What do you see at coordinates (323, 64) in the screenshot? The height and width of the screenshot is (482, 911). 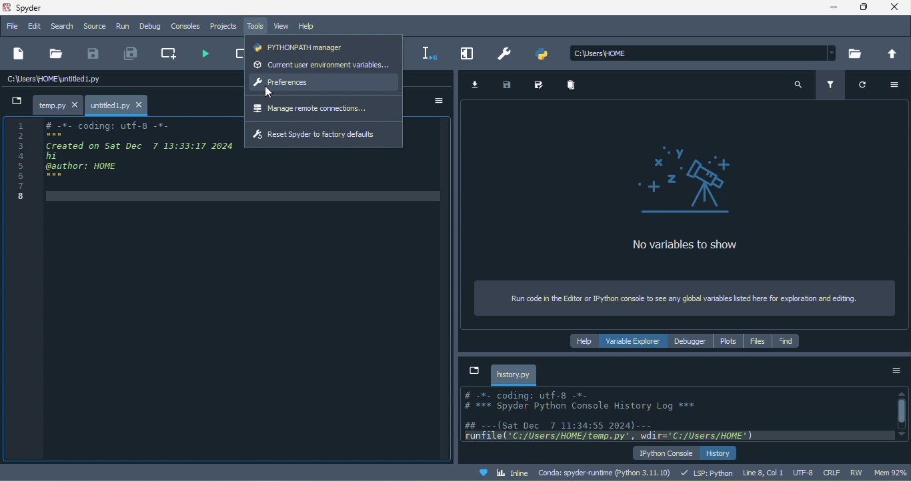 I see `current user` at bounding box center [323, 64].